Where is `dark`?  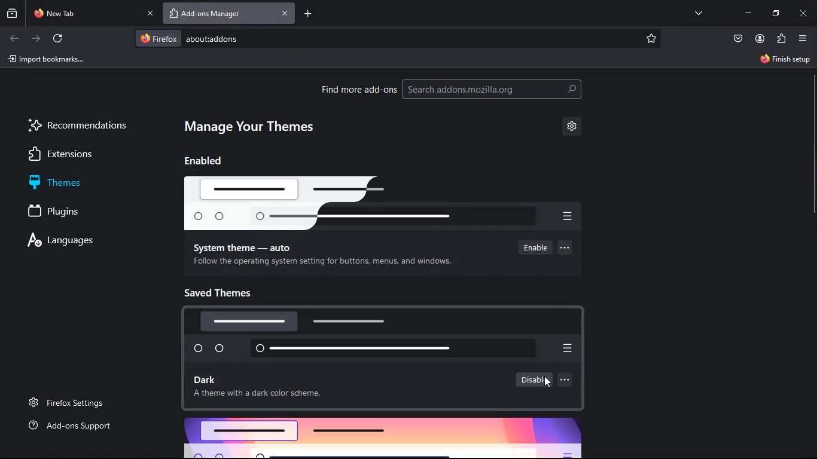 dark is located at coordinates (210, 380).